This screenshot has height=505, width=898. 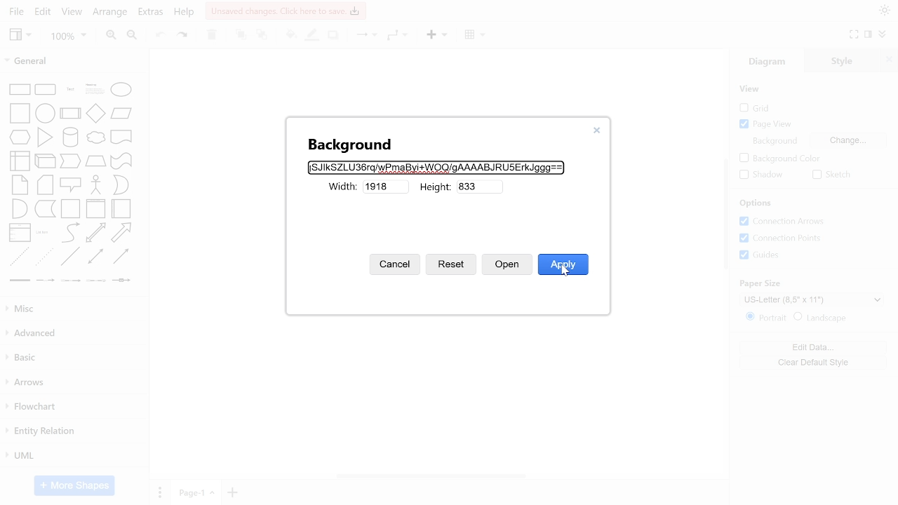 I want to click on general shapes, so click(x=44, y=184).